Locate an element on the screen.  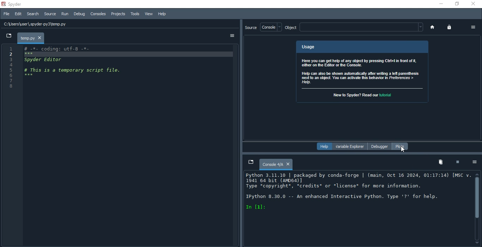
Tools is located at coordinates (134, 15).